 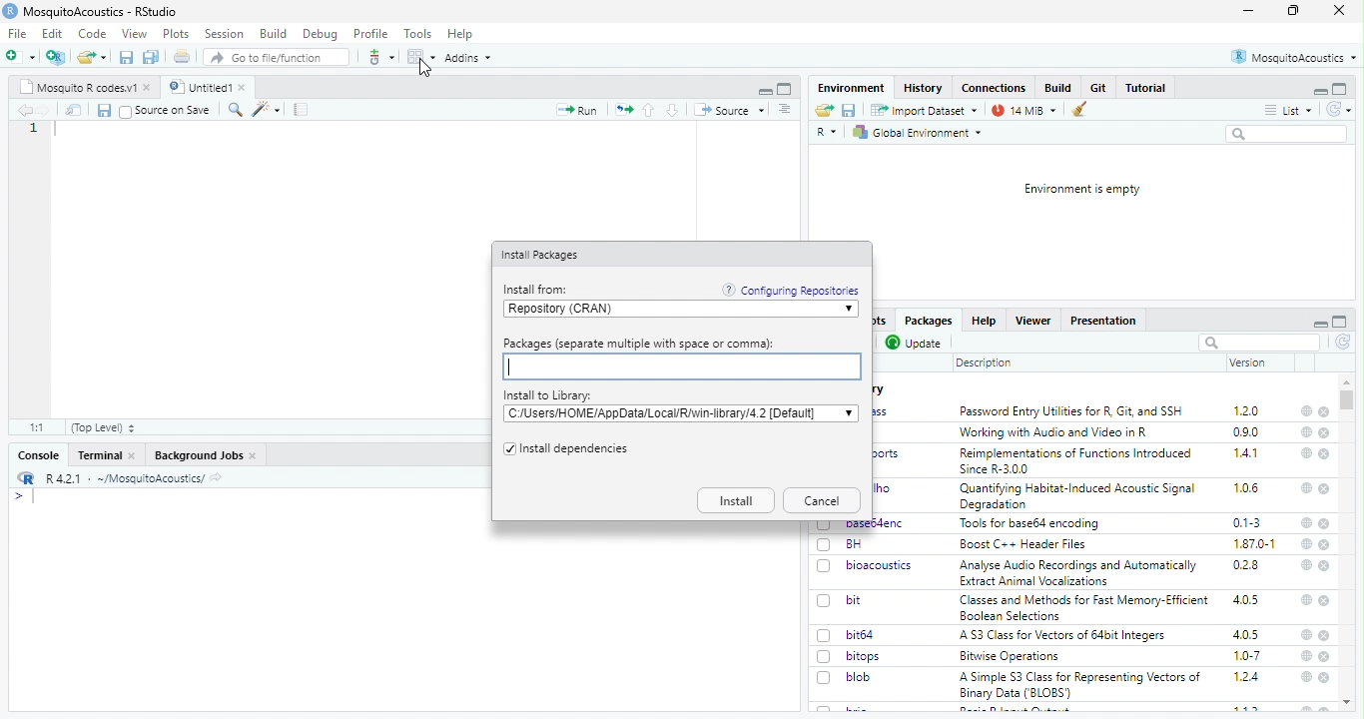 What do you see at coordinates (136, 34) in the screenshot?
I see `View` at bounding box center [136, 34].